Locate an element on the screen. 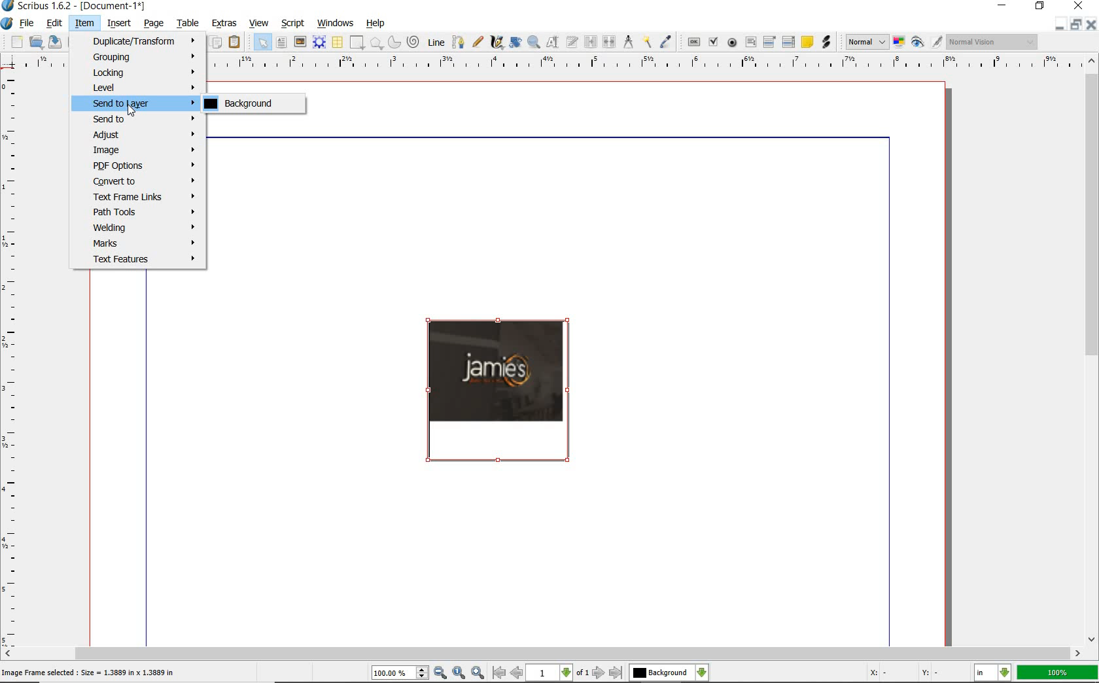  link annotation is located at coordinates (826, 43).